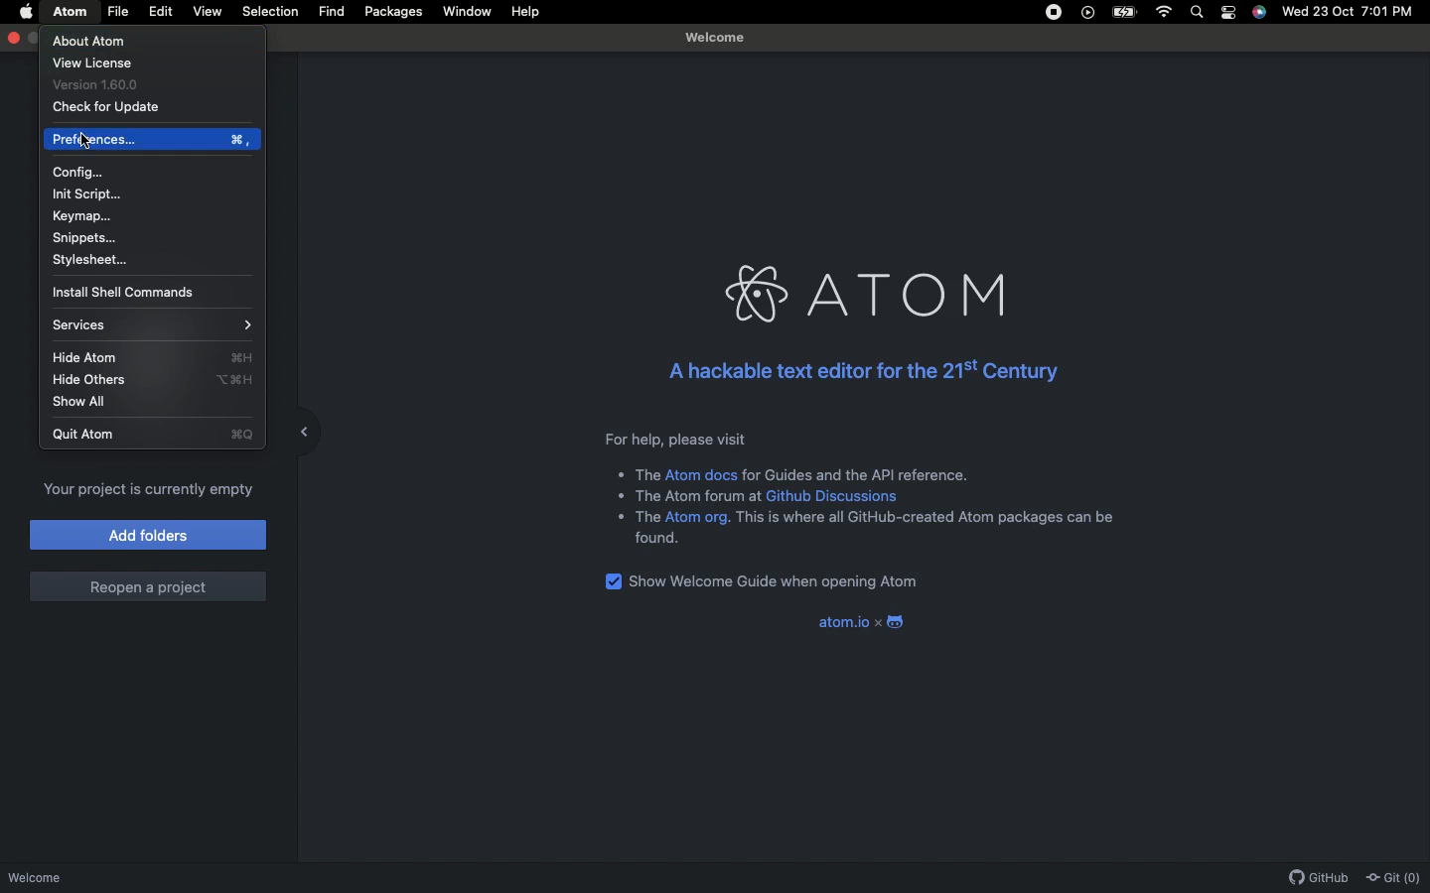 This screenshot has width=1430, height=893. What do you see at coordinates (88, 238) in the screenshot?
I see `Snippets` at bounding box center [88, 238].